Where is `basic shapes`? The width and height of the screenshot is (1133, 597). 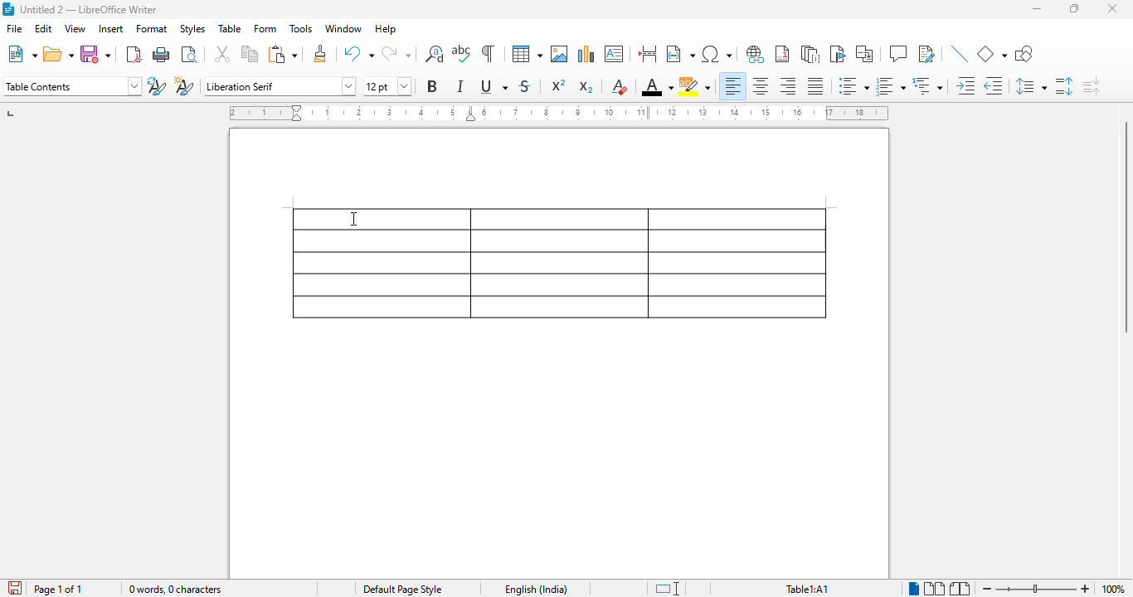
basic shapes is located at coordinates (991, 54).